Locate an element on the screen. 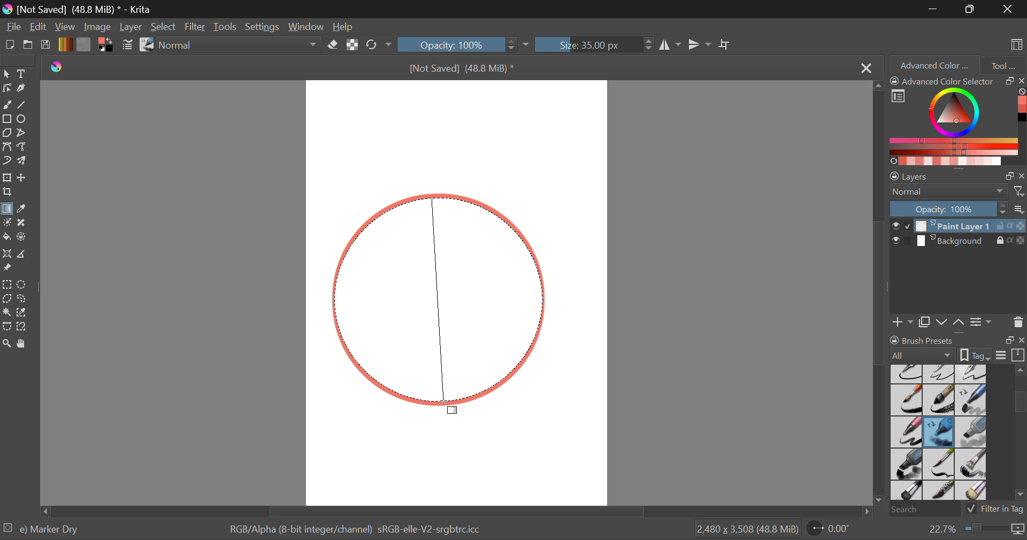 The height and width of the screenshot is (540, 1027). Settings is located at coordinates (265, 27).